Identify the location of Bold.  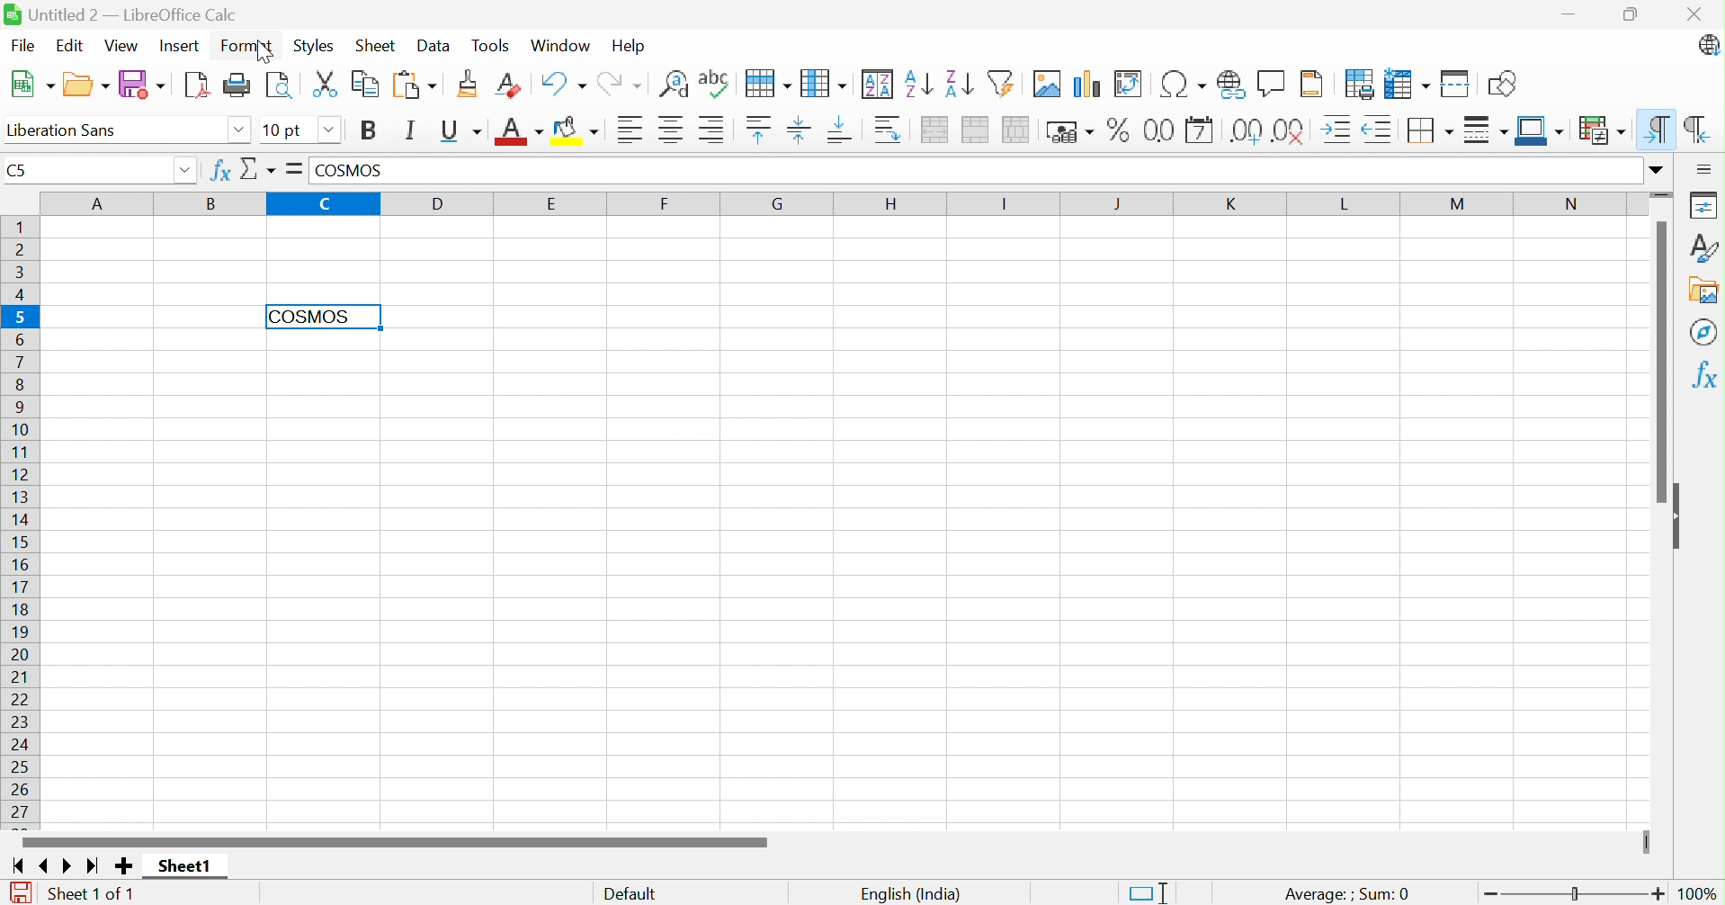
(371, 130).